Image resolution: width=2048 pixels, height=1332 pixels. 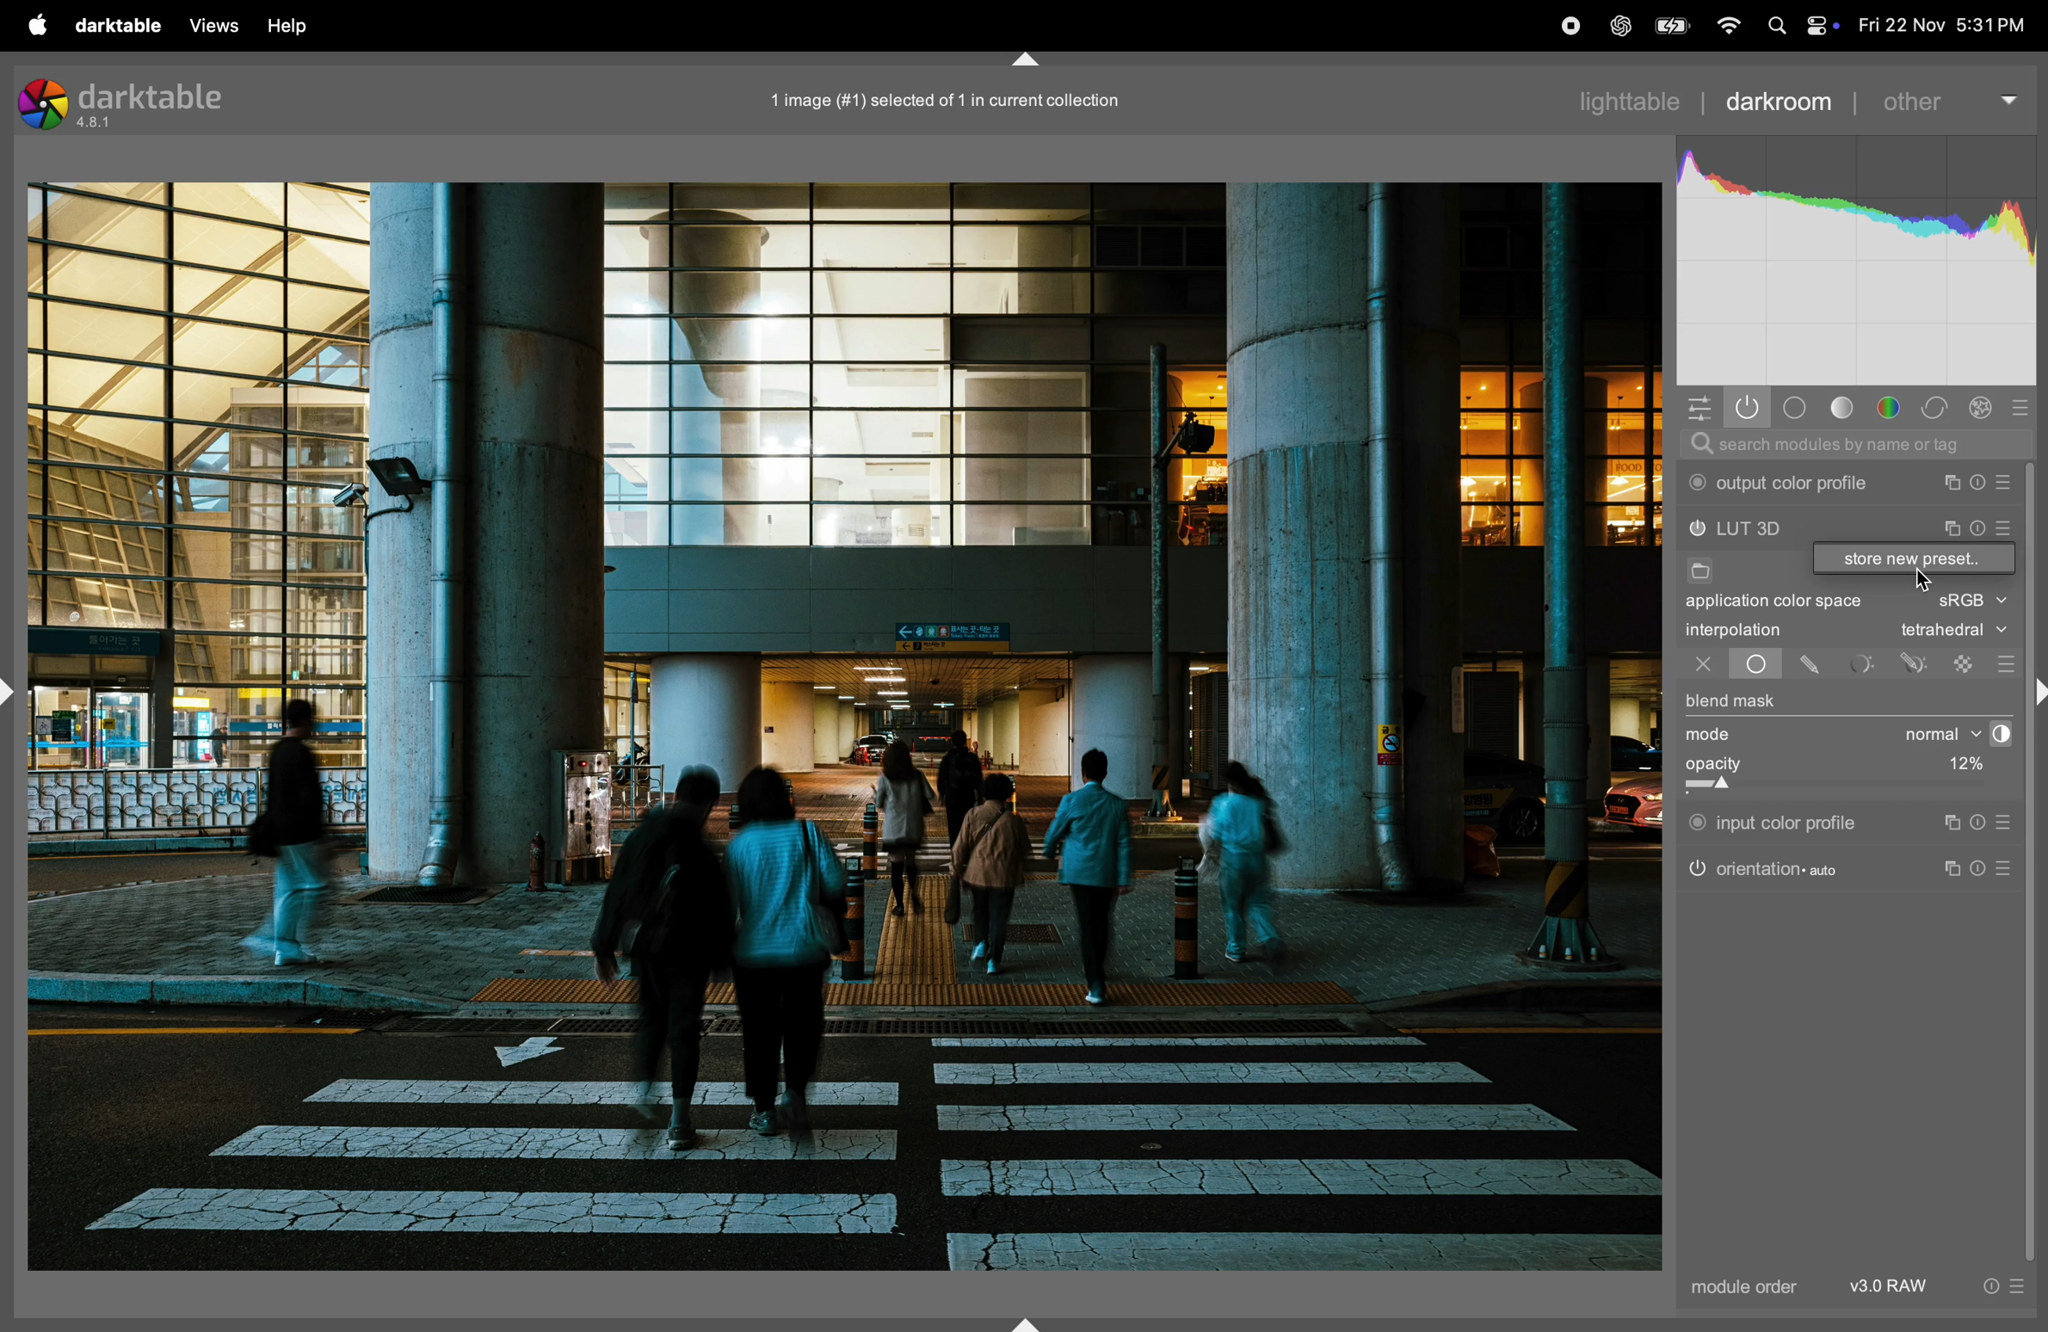 What do you see at coordinates (1927, 734) in the screenshot?
I see `normal` at bounding box center [1927, 734].